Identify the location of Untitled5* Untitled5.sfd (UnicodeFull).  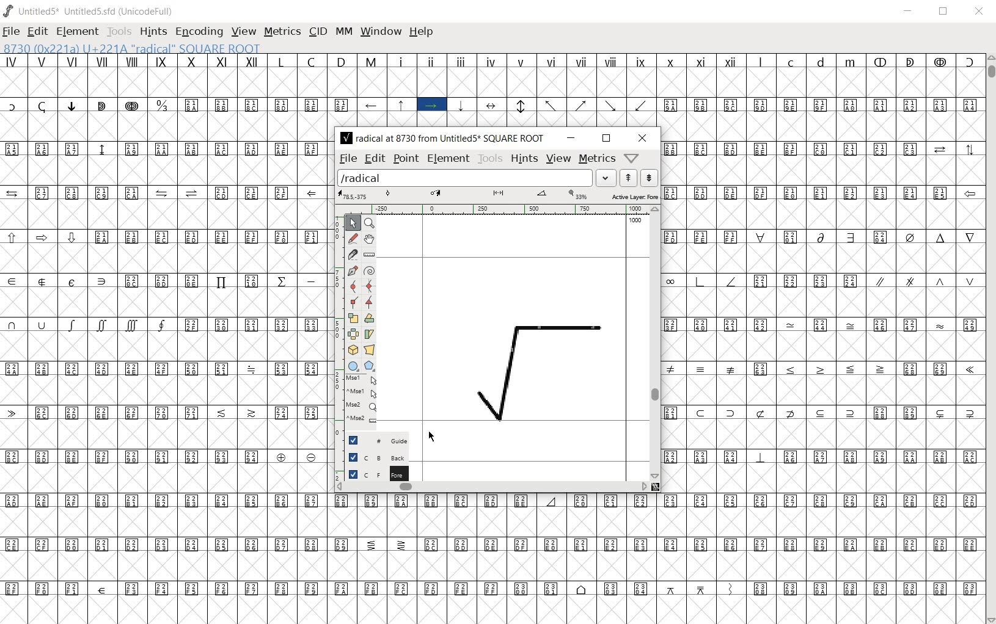
(89, 9).